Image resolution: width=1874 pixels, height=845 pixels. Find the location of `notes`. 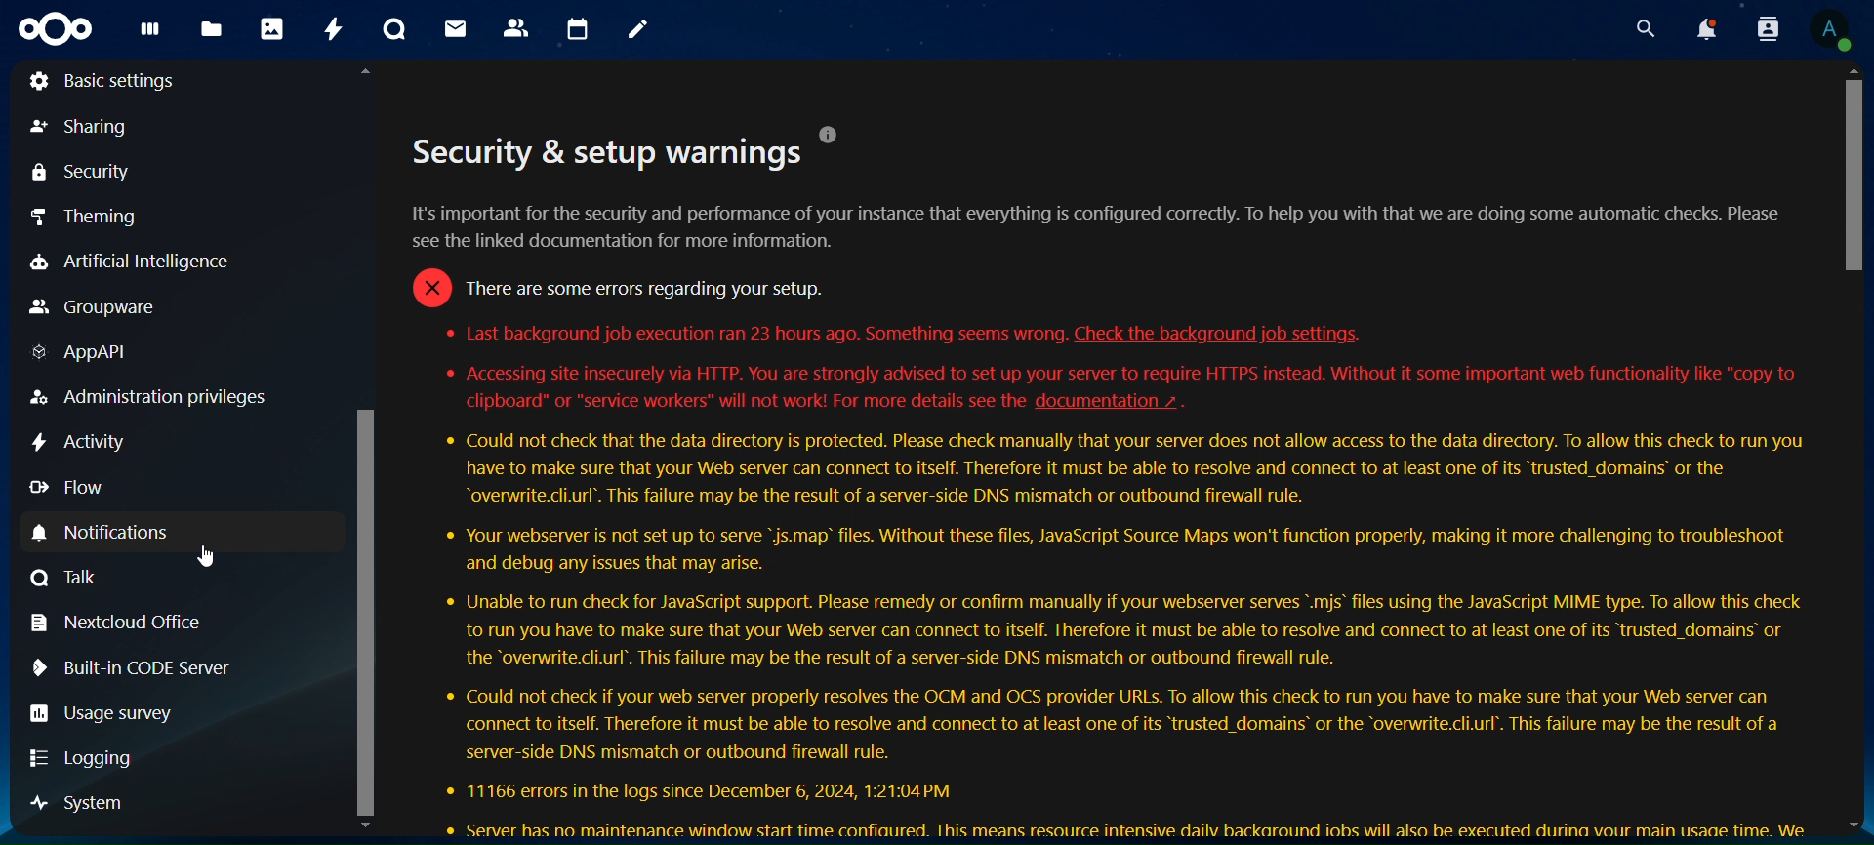

notes is located at coordinates (638, 30).